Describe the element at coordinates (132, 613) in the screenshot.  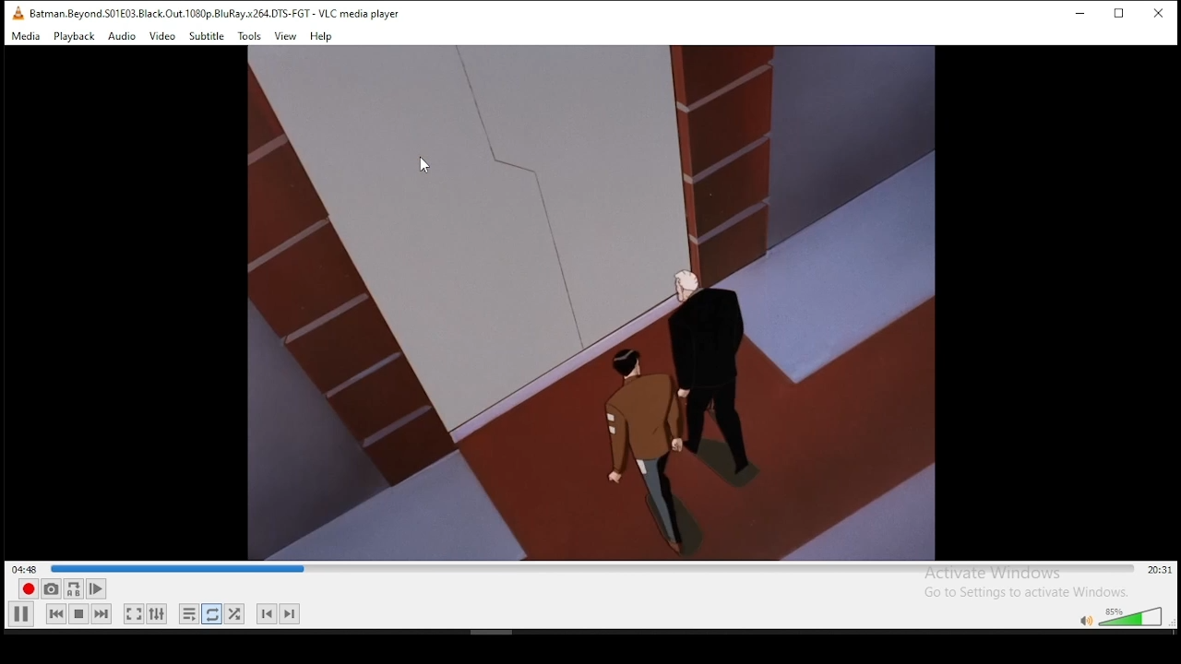
I see `full screen` at that location.